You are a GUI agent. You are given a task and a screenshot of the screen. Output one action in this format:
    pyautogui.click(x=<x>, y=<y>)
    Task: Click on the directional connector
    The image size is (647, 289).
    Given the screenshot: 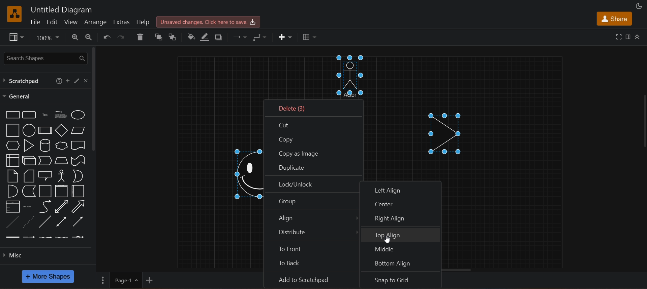 What is the action you would take?
    pyautogui.click(x=80, y=222)
    